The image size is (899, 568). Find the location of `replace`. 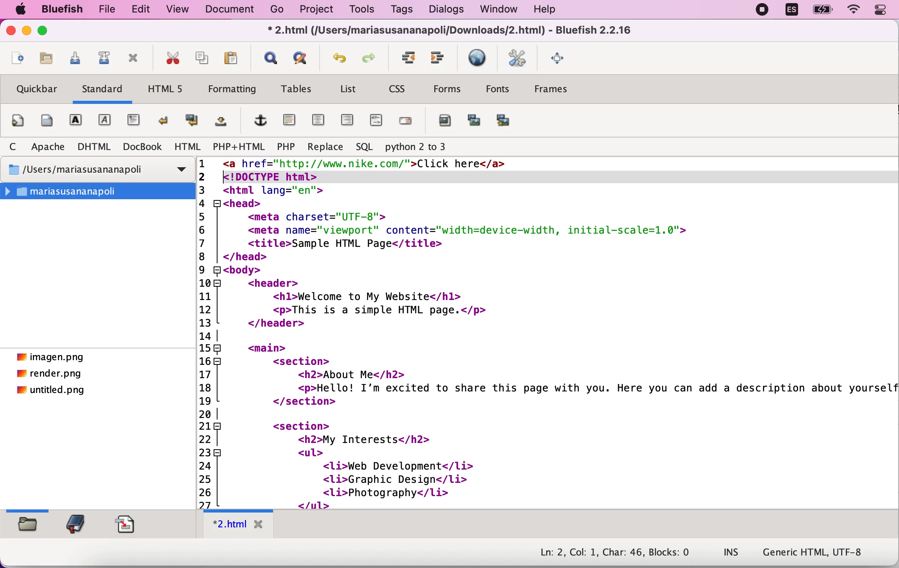

replace is located at coordinates (324, 146).